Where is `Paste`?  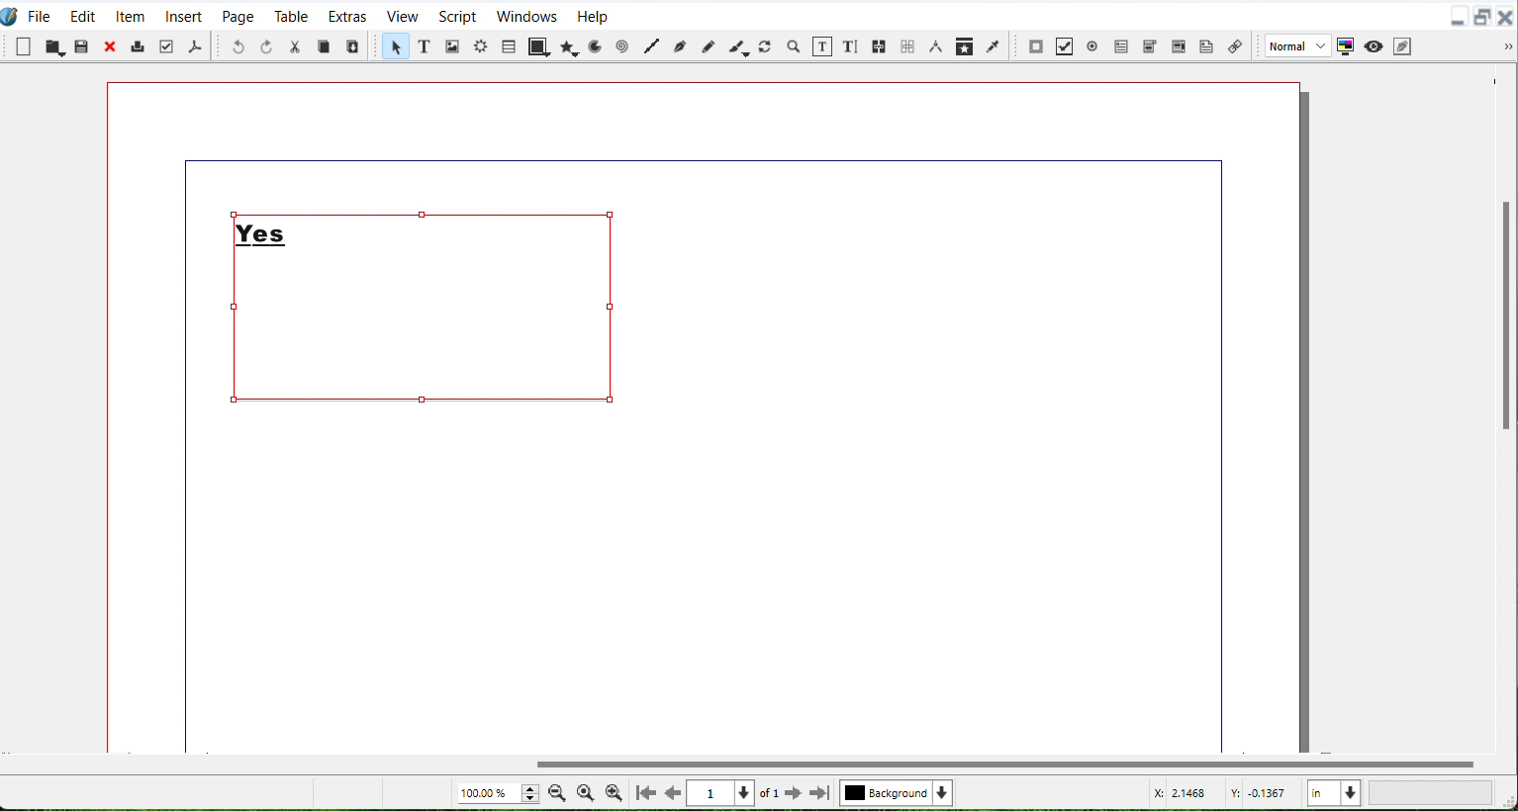 Paste is located at coordinates (82, 46).